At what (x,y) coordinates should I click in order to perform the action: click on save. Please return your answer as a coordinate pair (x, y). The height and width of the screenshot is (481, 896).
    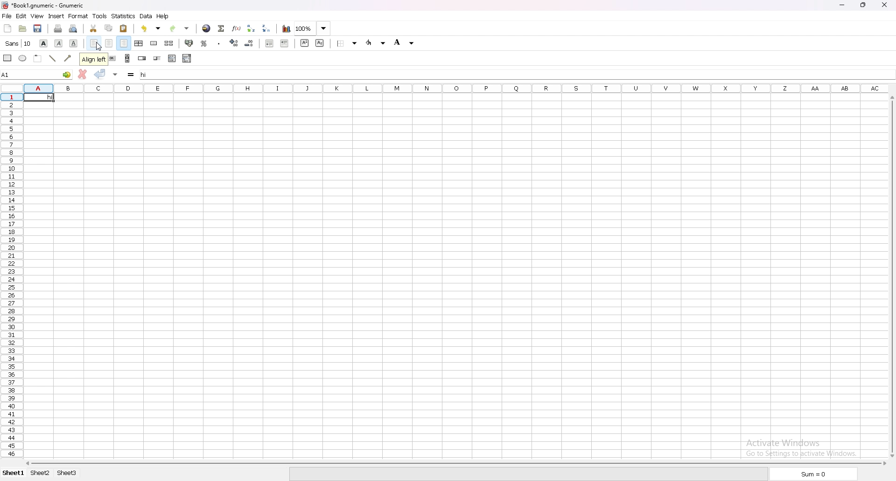
    Looking at the image, I should click on (38, 28).